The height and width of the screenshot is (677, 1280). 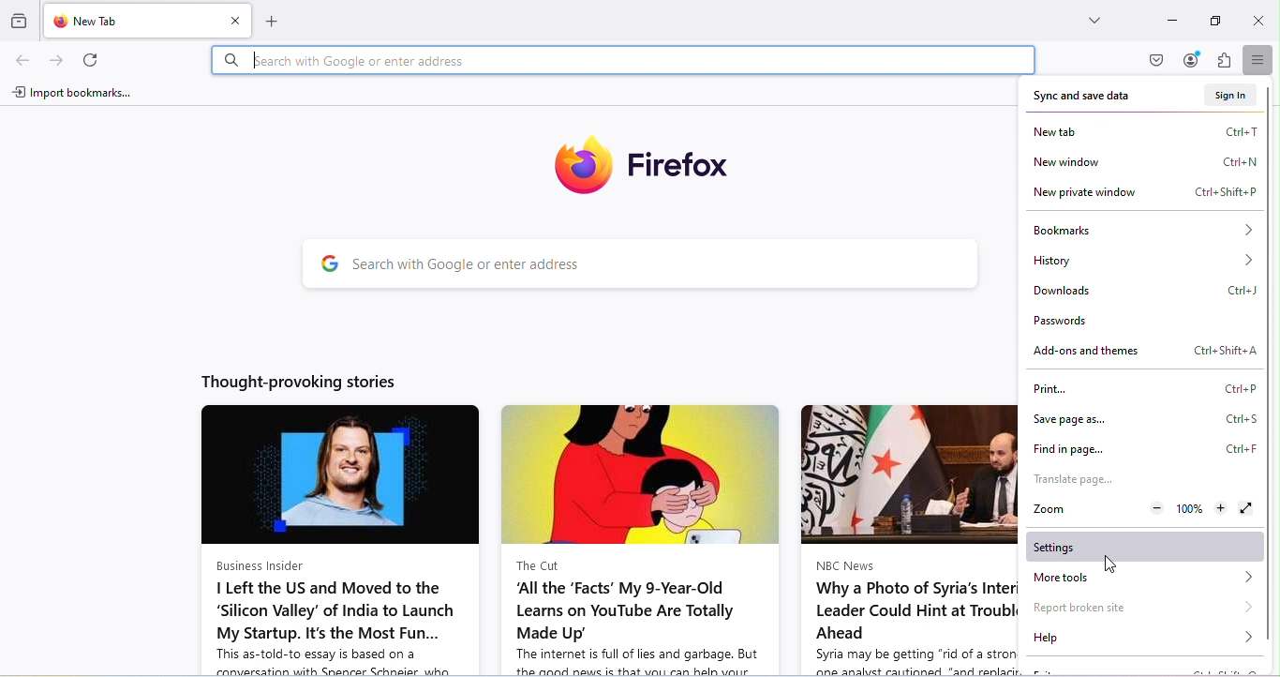 What do you see at coordinates (21, 17) in the screenshot?
I see `View recent browsing across windows and devices` at bounding box center [21, 17].